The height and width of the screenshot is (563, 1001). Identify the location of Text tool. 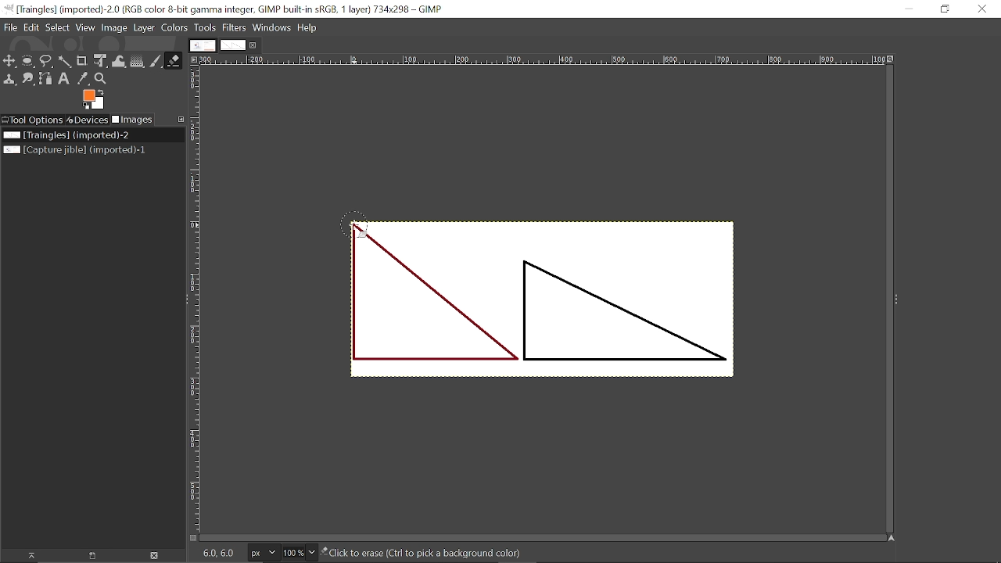
(64, 80).